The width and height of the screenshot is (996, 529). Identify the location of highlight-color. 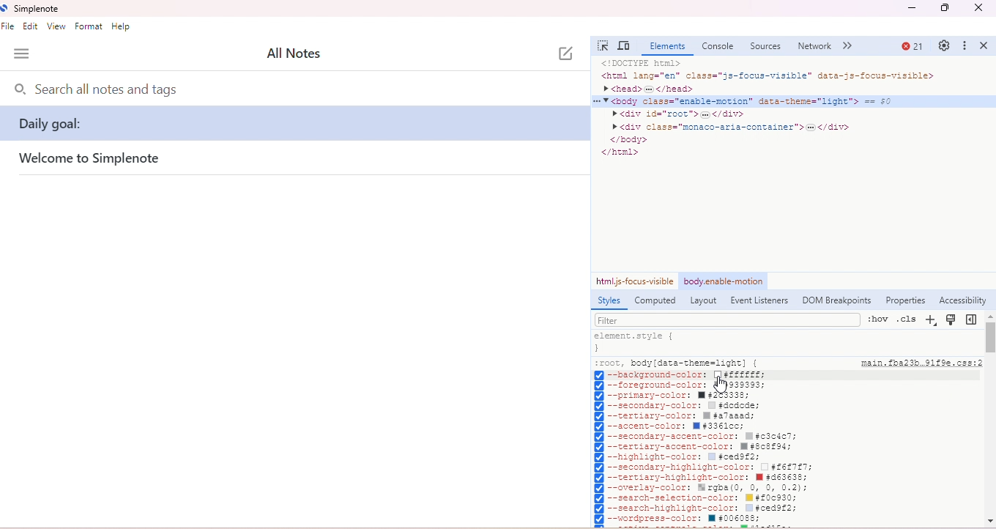
(684, 458).